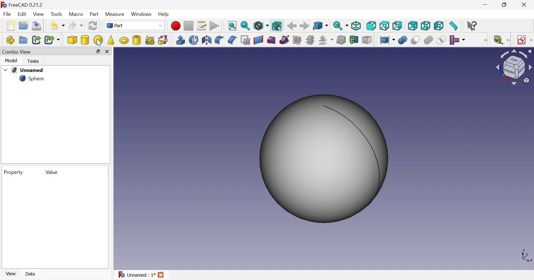  What do you see at coordinates (164, 14) in the screenshot?
I see `Help` at bounding box center [164, 14].